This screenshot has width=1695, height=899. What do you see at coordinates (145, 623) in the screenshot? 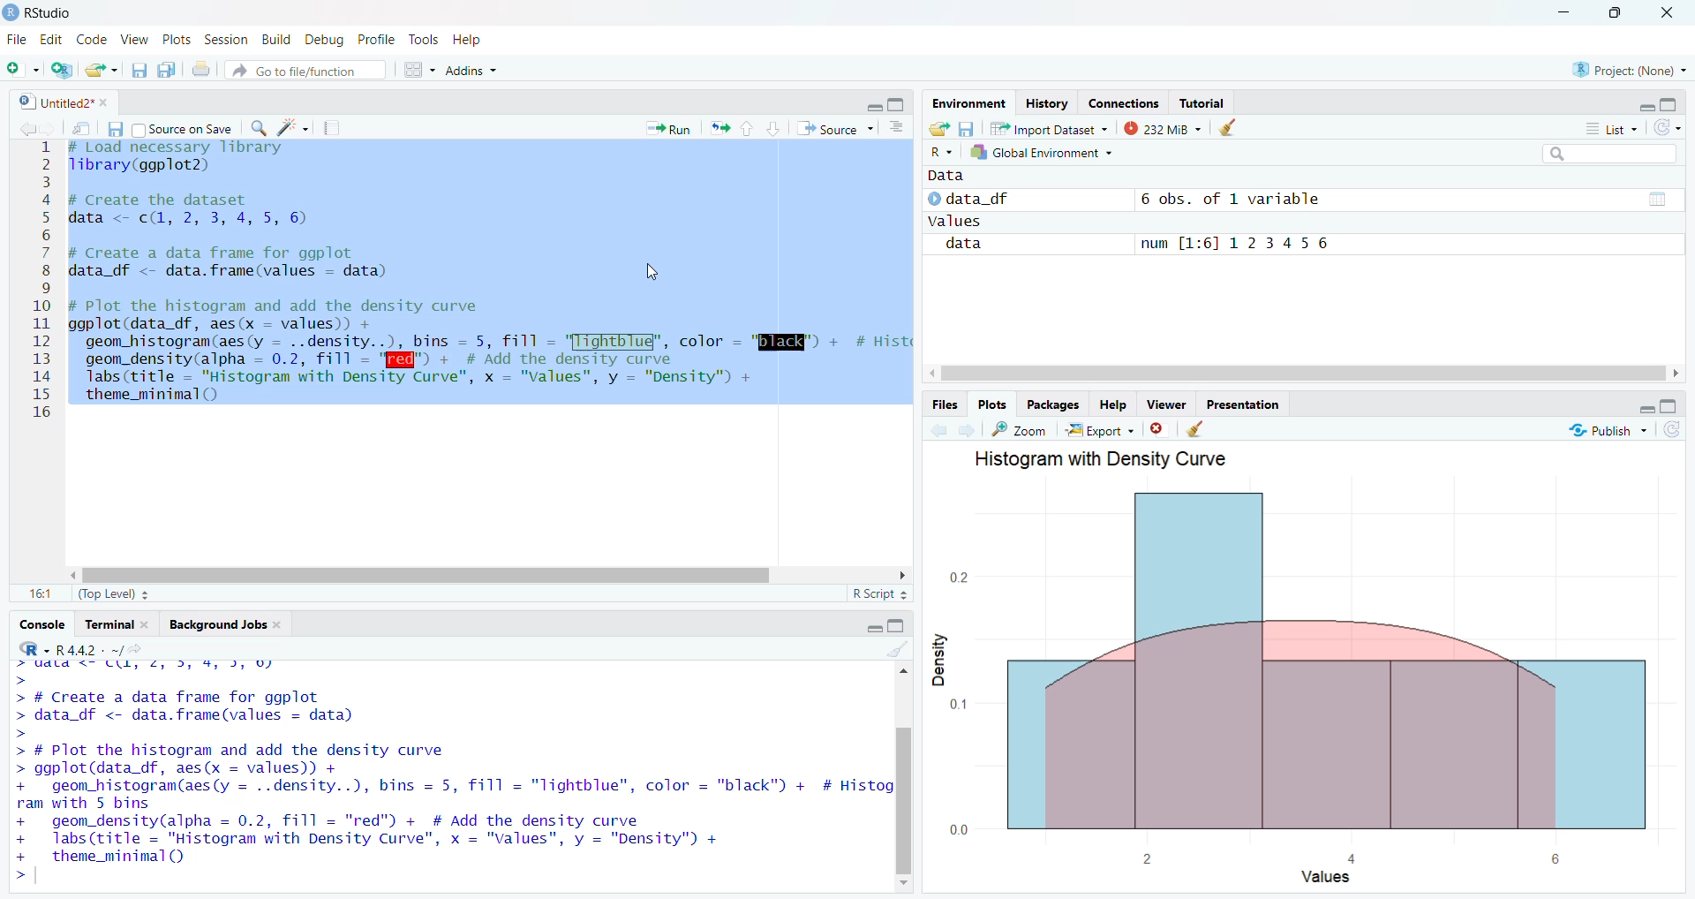
I see `close` at bounding box center [145, 623].